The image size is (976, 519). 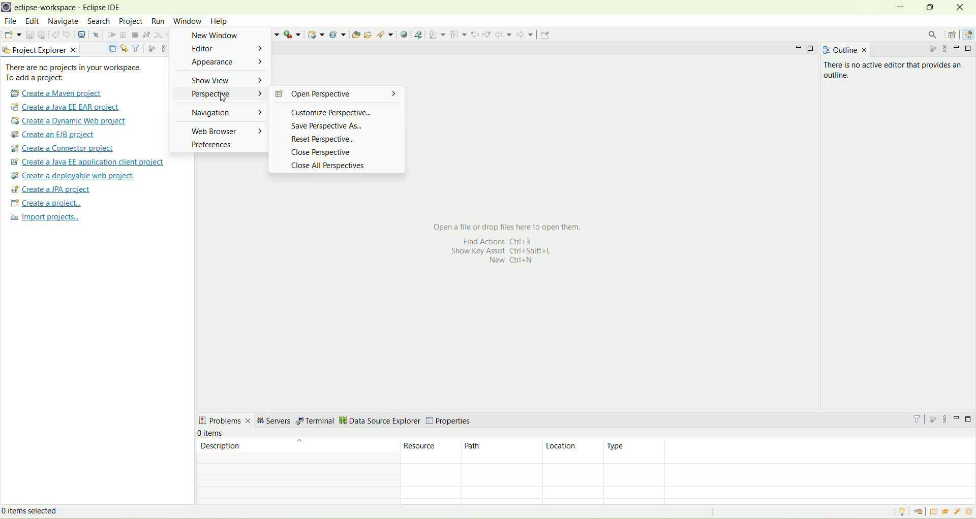 I want to click on terminal, so click(x=315, y=421).